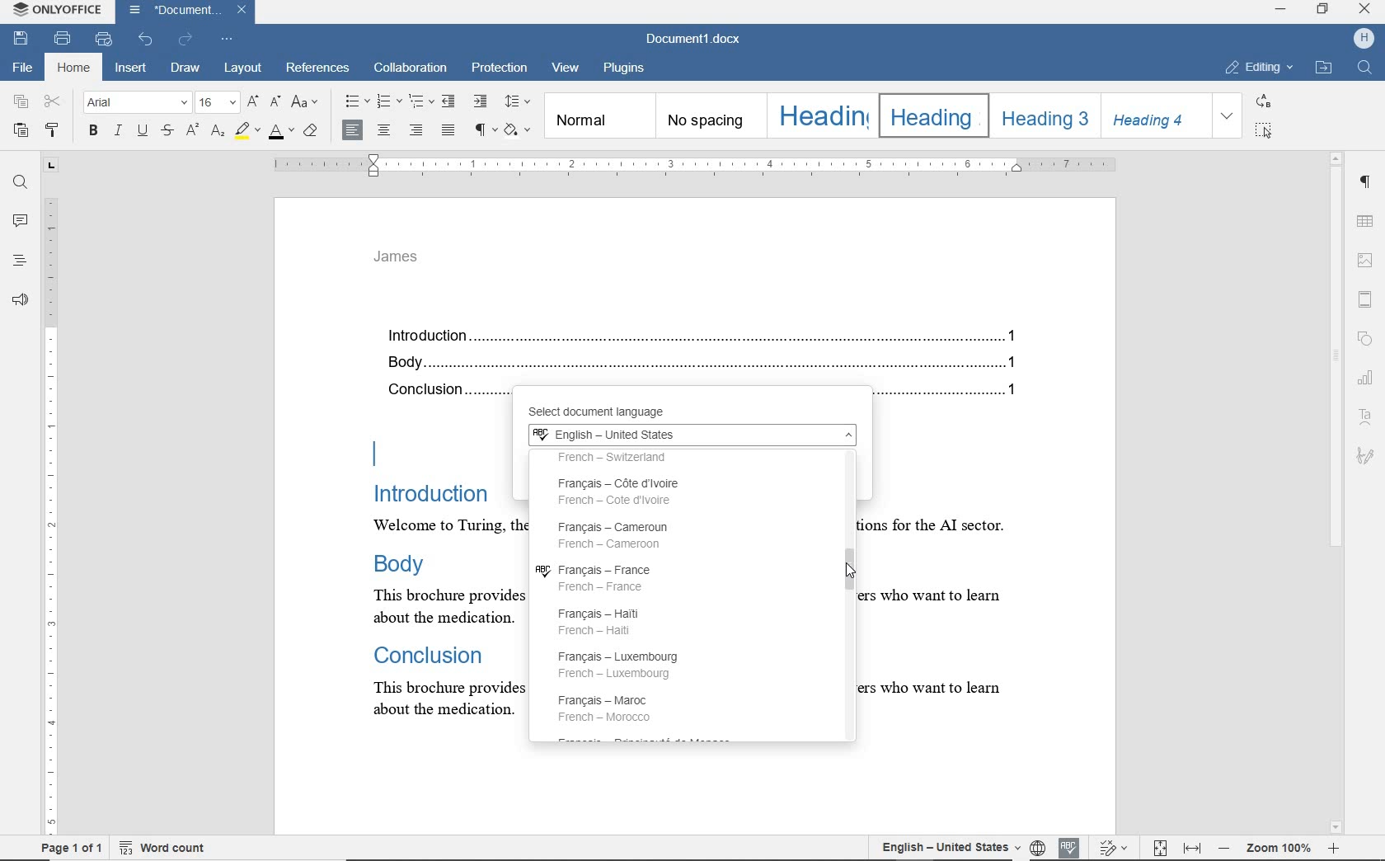 The image size is (1385, 861). Describe the element at coordinates (171, 847) in the screenshot. I see `word count` at that location.